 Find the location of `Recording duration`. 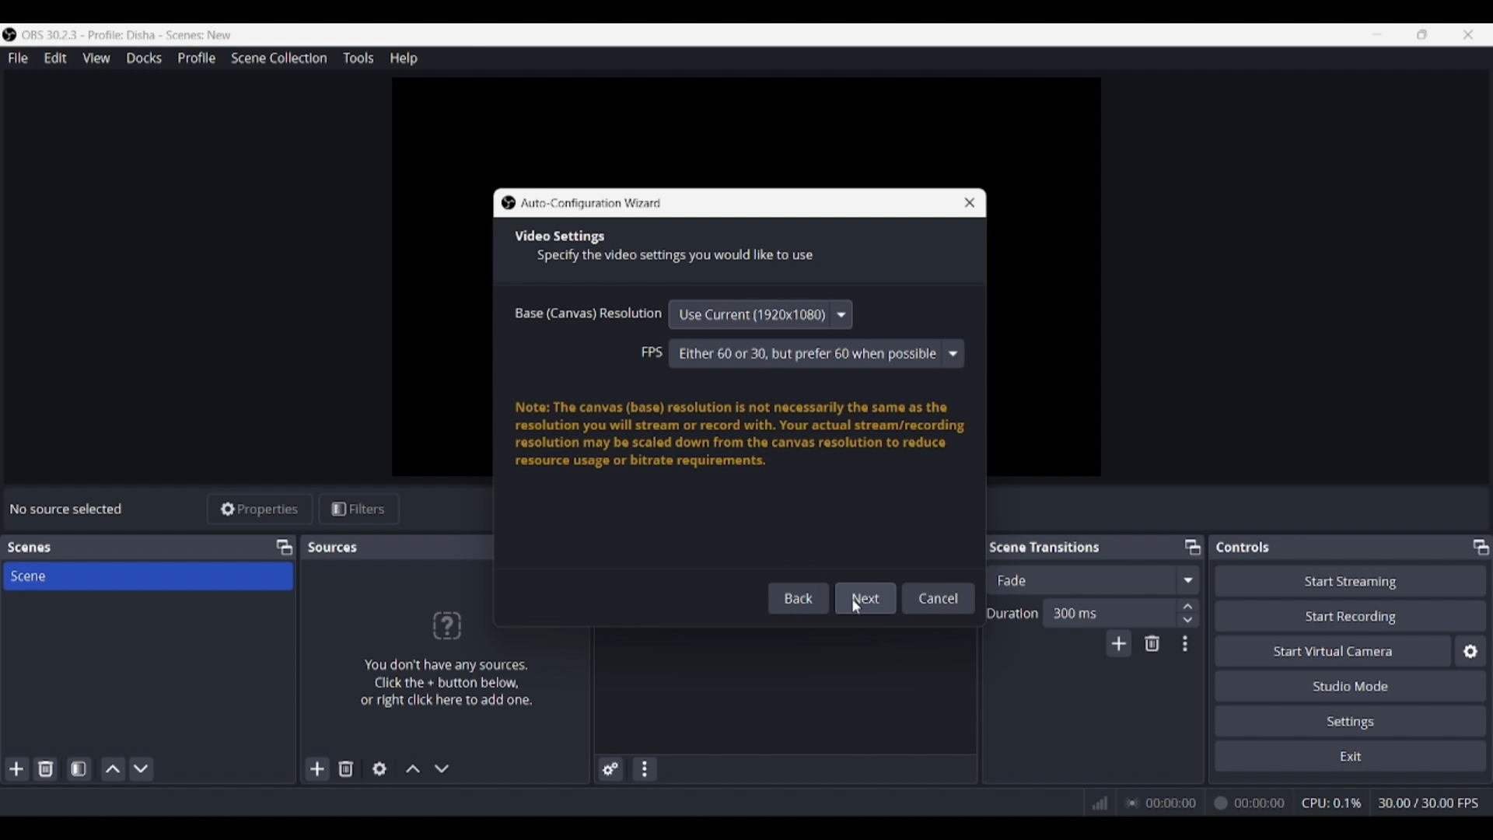

Recording duration is located at coordinates (1205, 803).